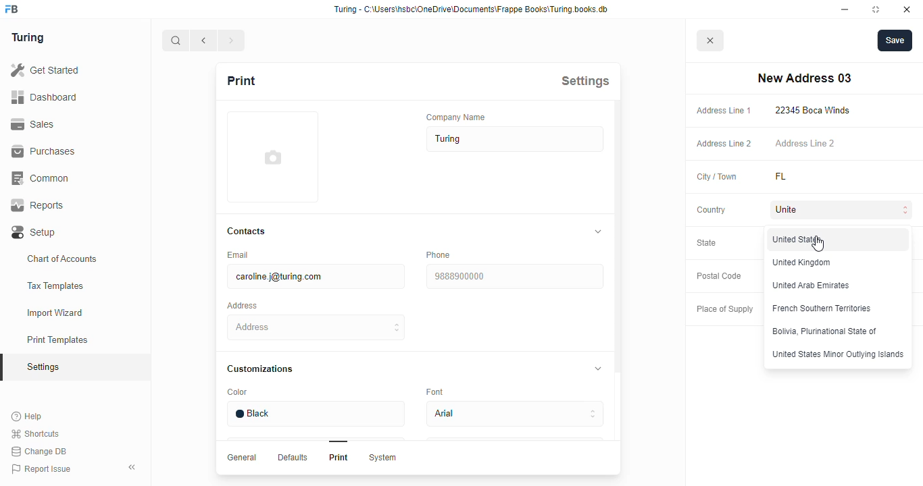 The width and height of the screenshot is (923, 486). Describe the element at coordinates (237, 392) in the screenshot. I see `color` at that location.